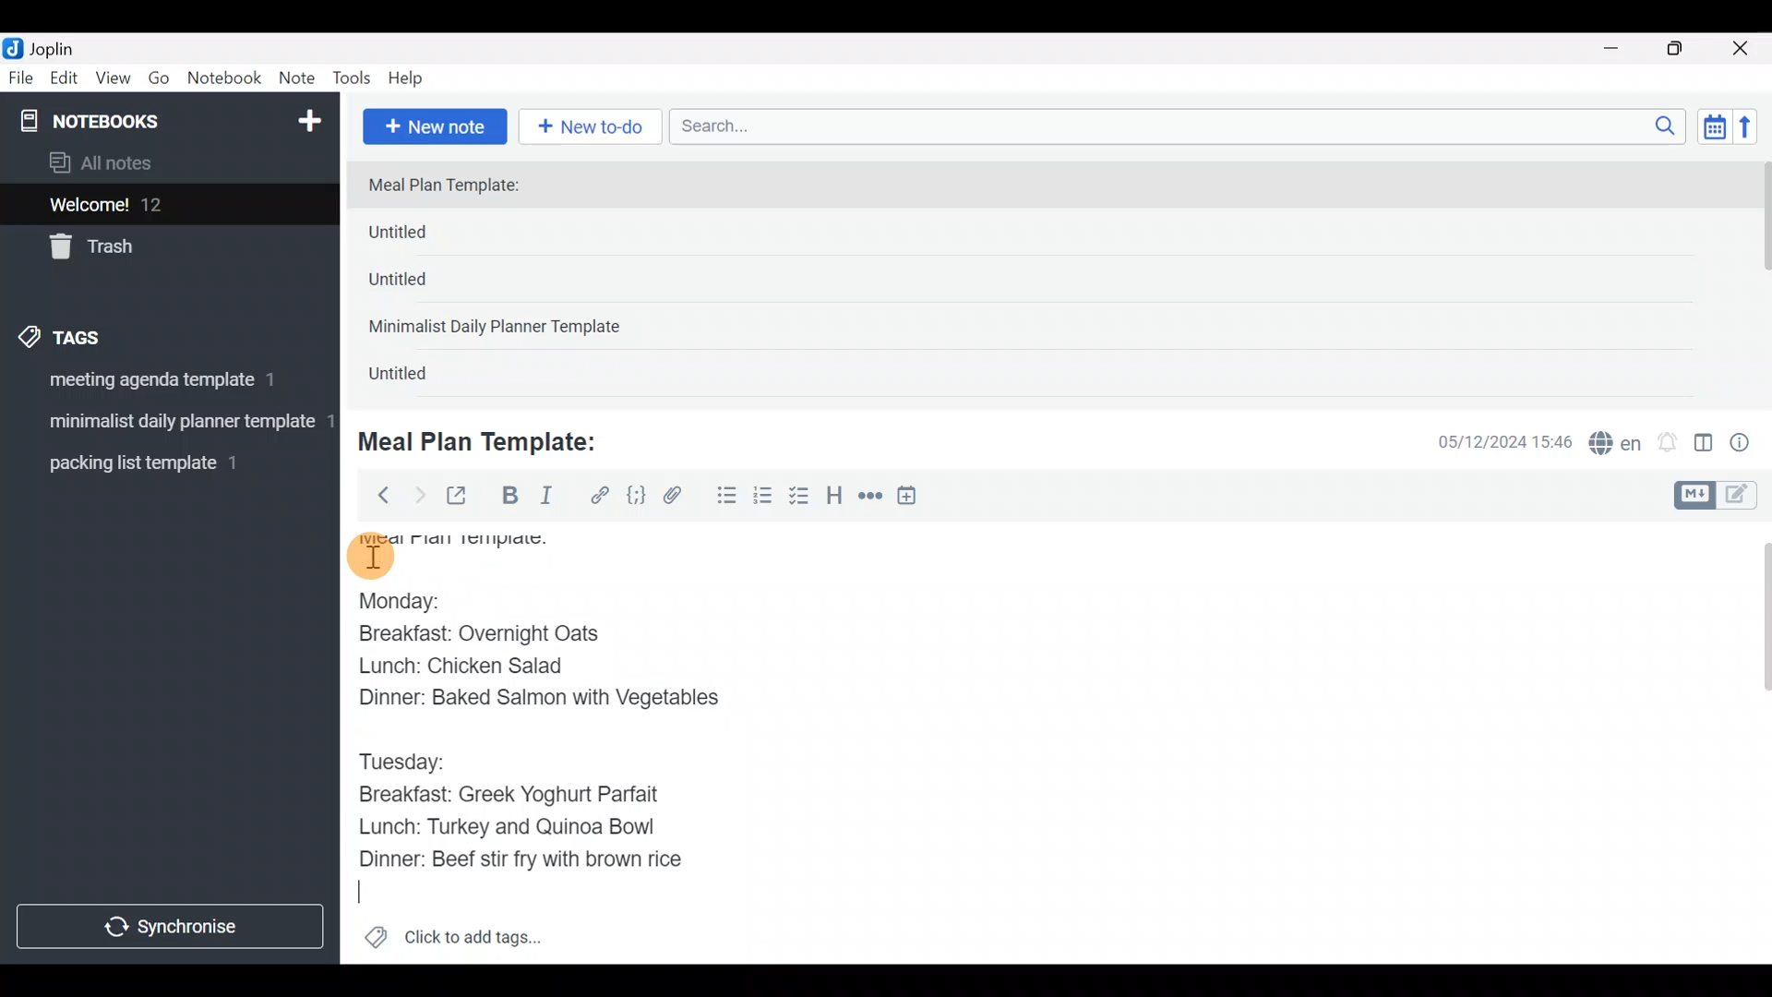 This screenshot has width=1772, height=997. I want to click on Monday:, so click(396, 605).